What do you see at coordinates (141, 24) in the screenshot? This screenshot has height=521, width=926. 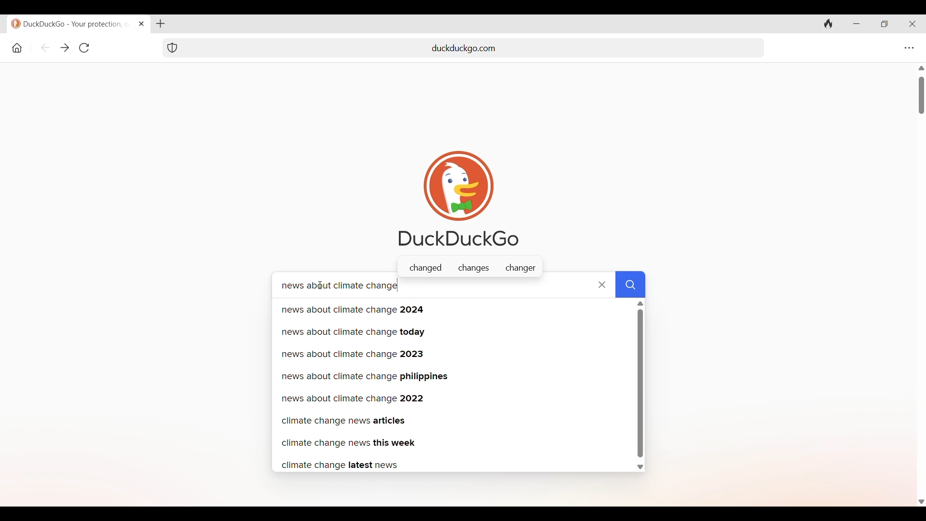 I see `Close tab` at bounding box center [141, 24].